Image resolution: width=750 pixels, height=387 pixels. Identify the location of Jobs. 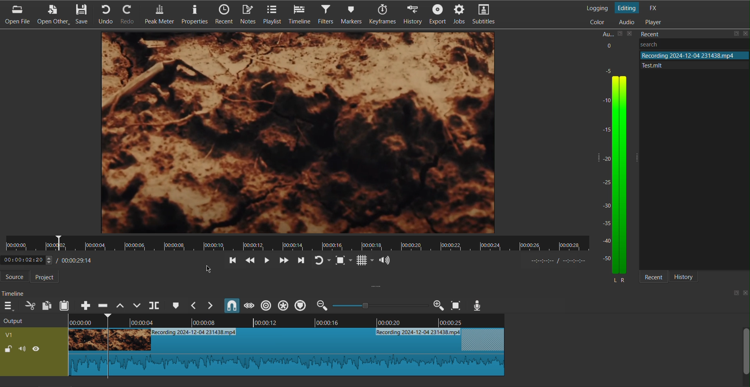
(461, 16).